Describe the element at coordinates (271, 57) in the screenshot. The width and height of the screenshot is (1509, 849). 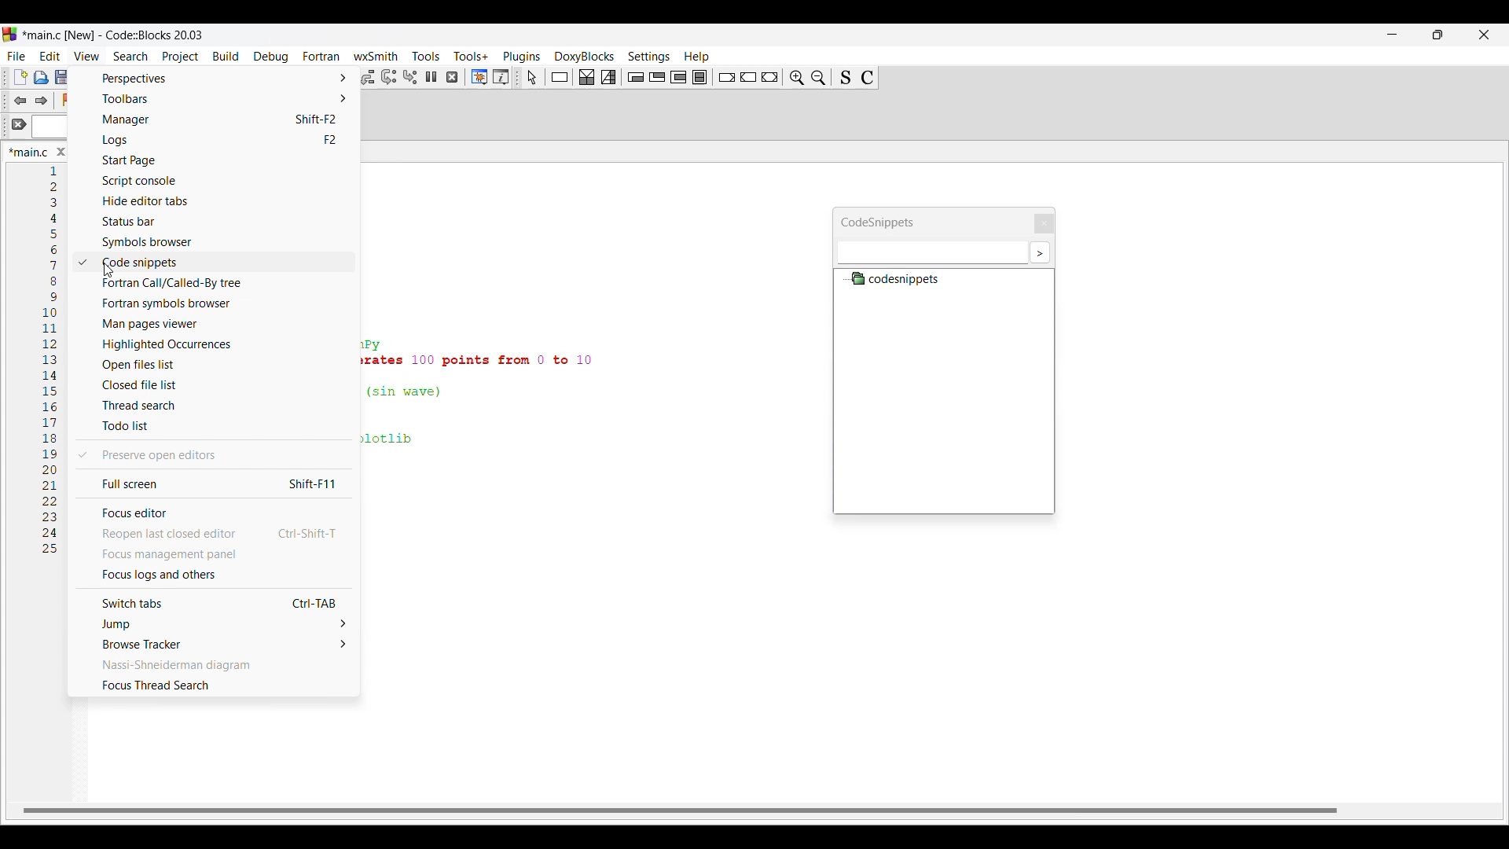
I see `Debug menu` at that location.